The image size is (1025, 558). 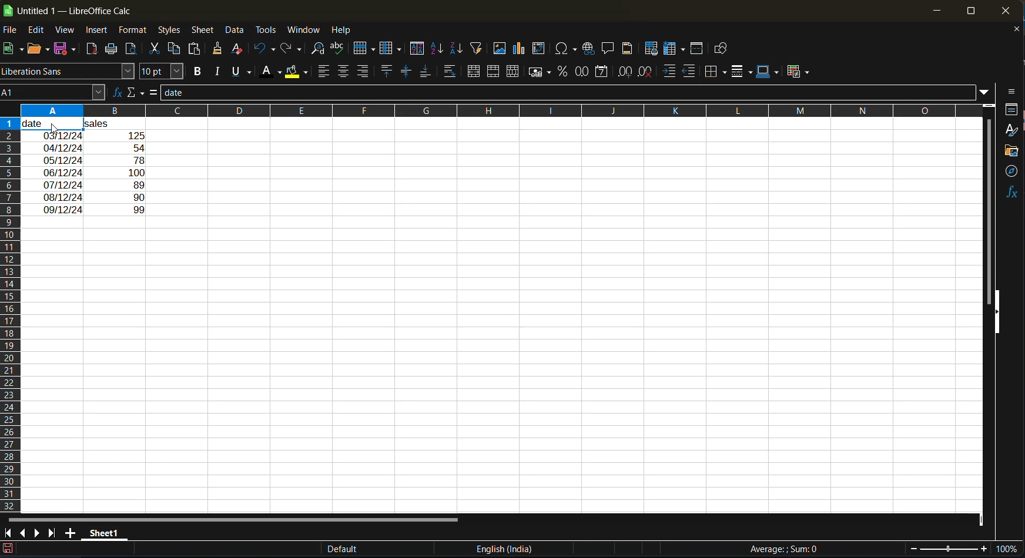 I want to click on insert chart, so click(x=520, y=50).